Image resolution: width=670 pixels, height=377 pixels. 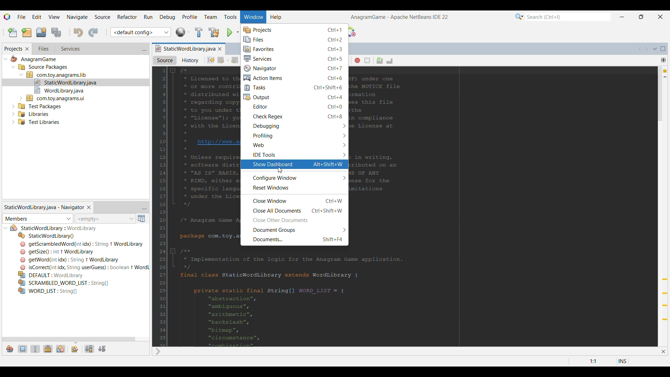 What do you see at coordinates (600, 361) in the screenshot?
I see `Double click to go to line or bookmark settings` at bounding box center [600, 361].